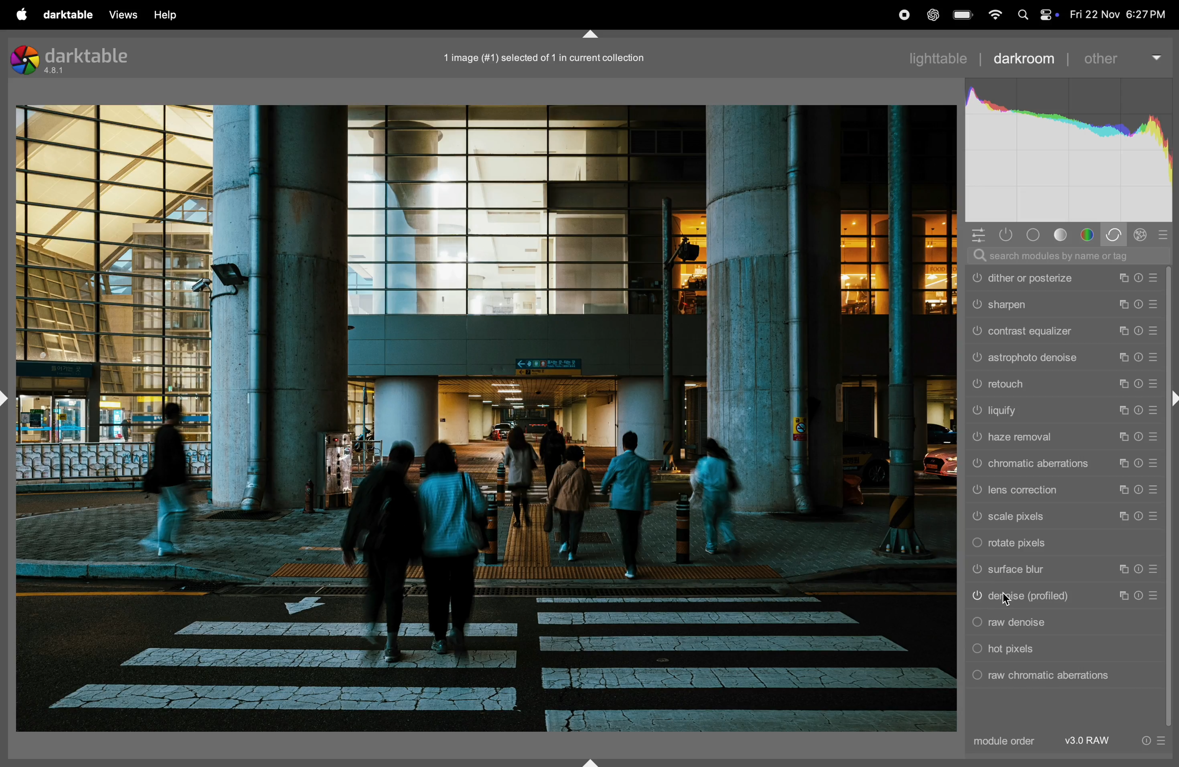 Image resolution: width=1179 pixels, height=767 pixels. What do you see at coordinates (124, 15) in the screenshot?
I see `views` at bounding box center [124, 15].